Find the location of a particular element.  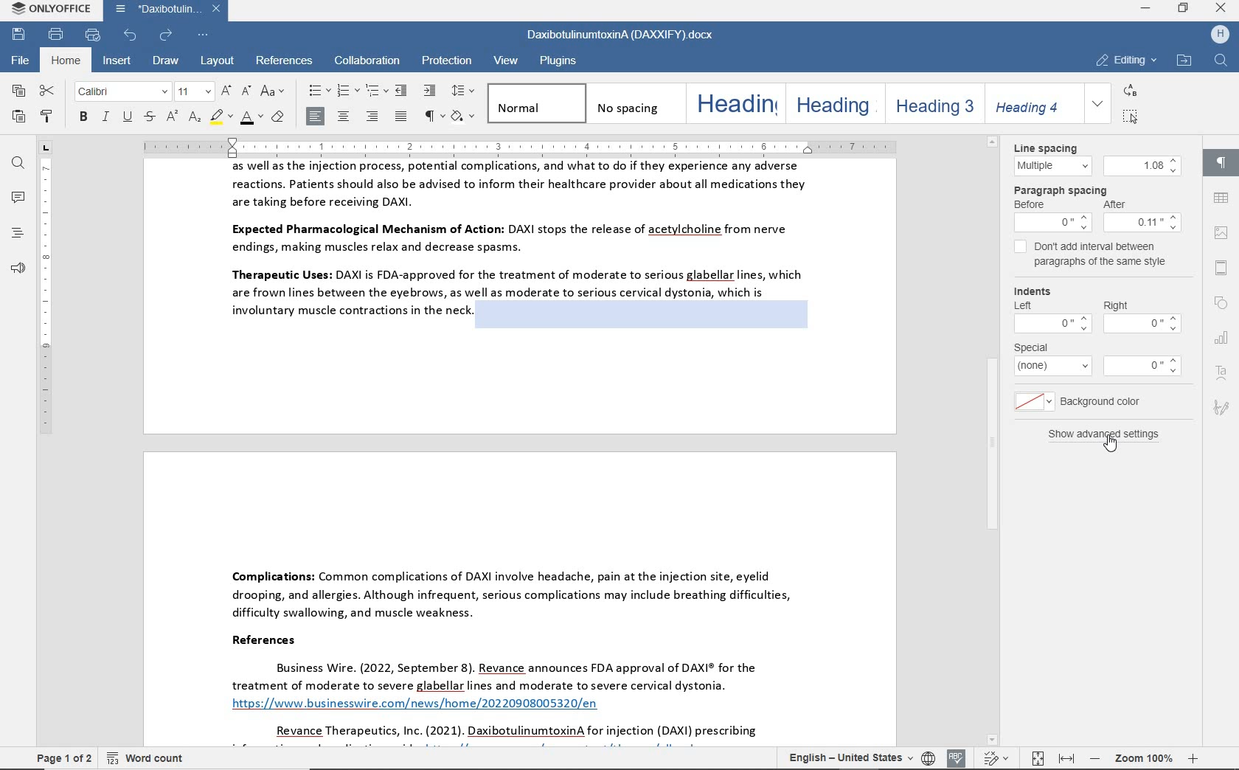

select all is located at coordinates (1131, 116).